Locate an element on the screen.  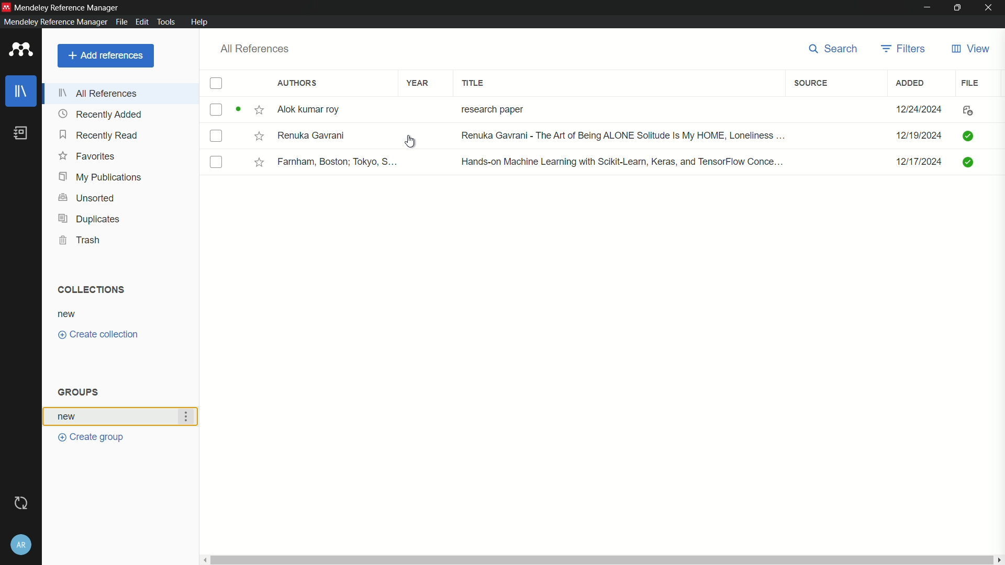
book-3 is located at coordinates (217, 163).